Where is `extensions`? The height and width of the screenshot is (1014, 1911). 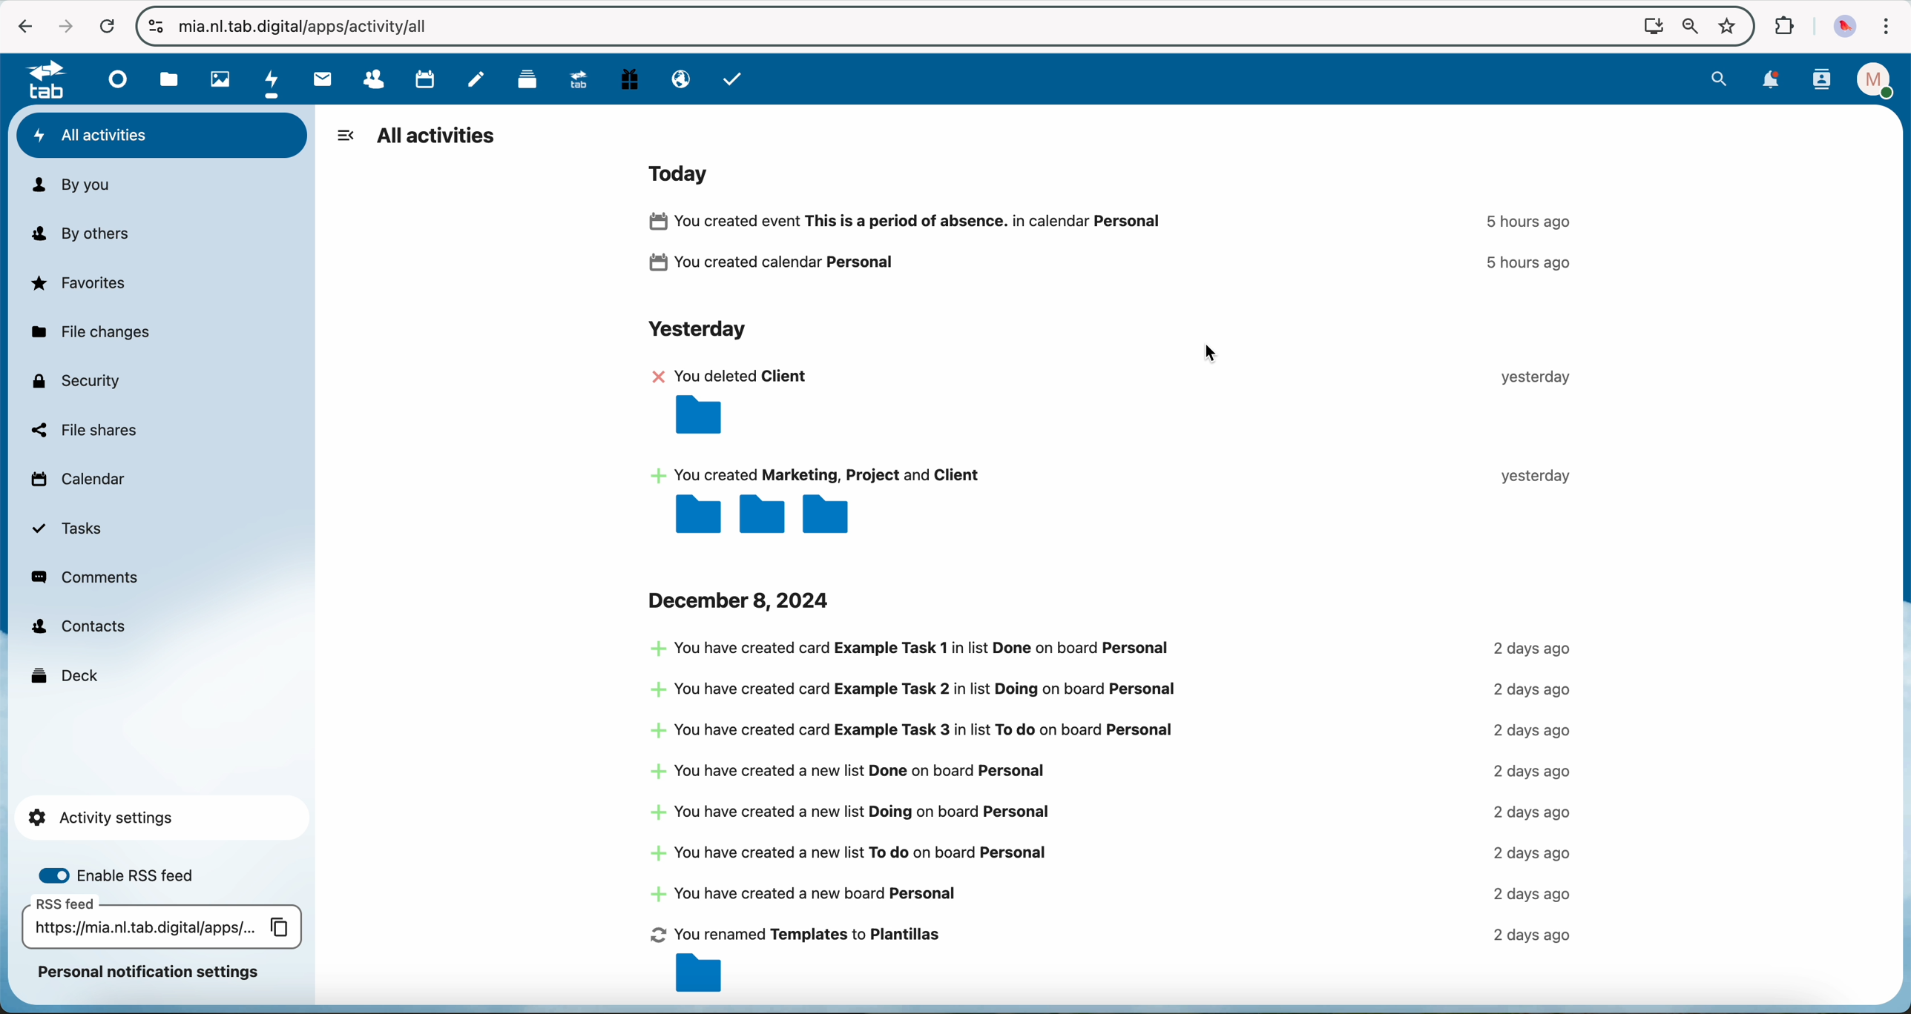
extensions is located at coordinates (1781, 24).